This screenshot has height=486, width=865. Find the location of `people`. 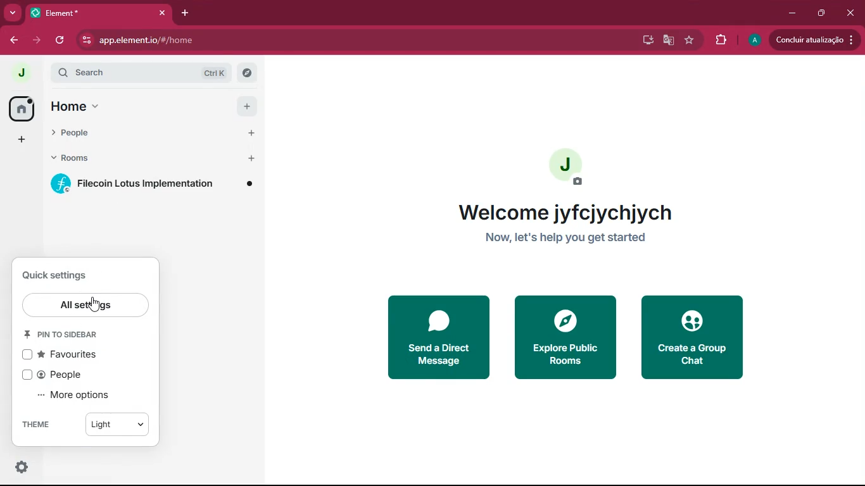

people is located at coordinates (125, 139).